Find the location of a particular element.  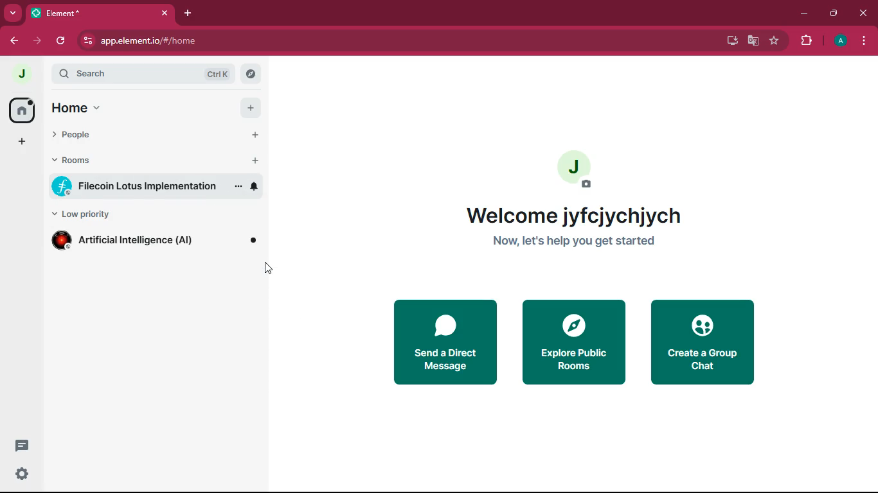

back is located at coordinates (13, 41).